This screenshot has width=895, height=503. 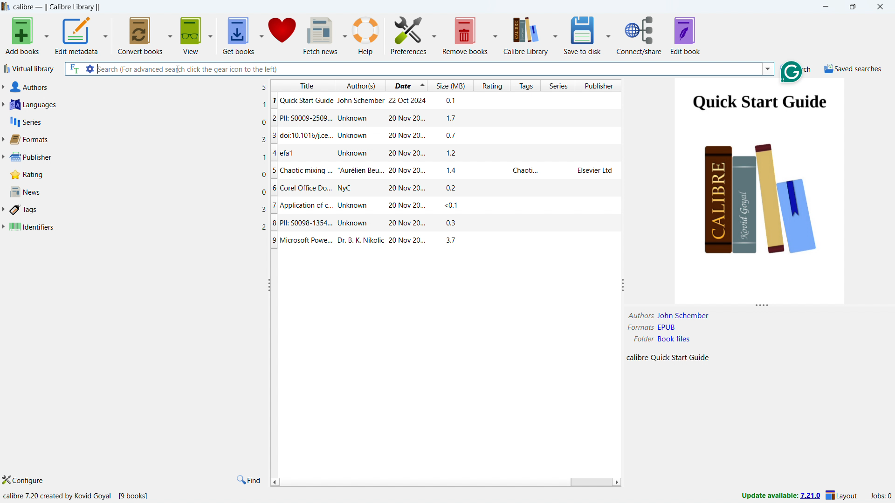 What do you see at coordinates (446, 118) in the screenshot?
I see `PIL: S009-2509...` at bounding box center [446, 118].